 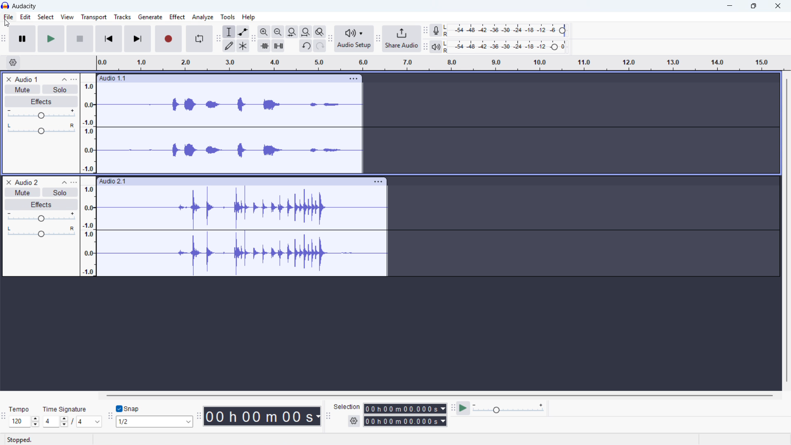 I want to click on Recording metre, so click(x=436, y=30).